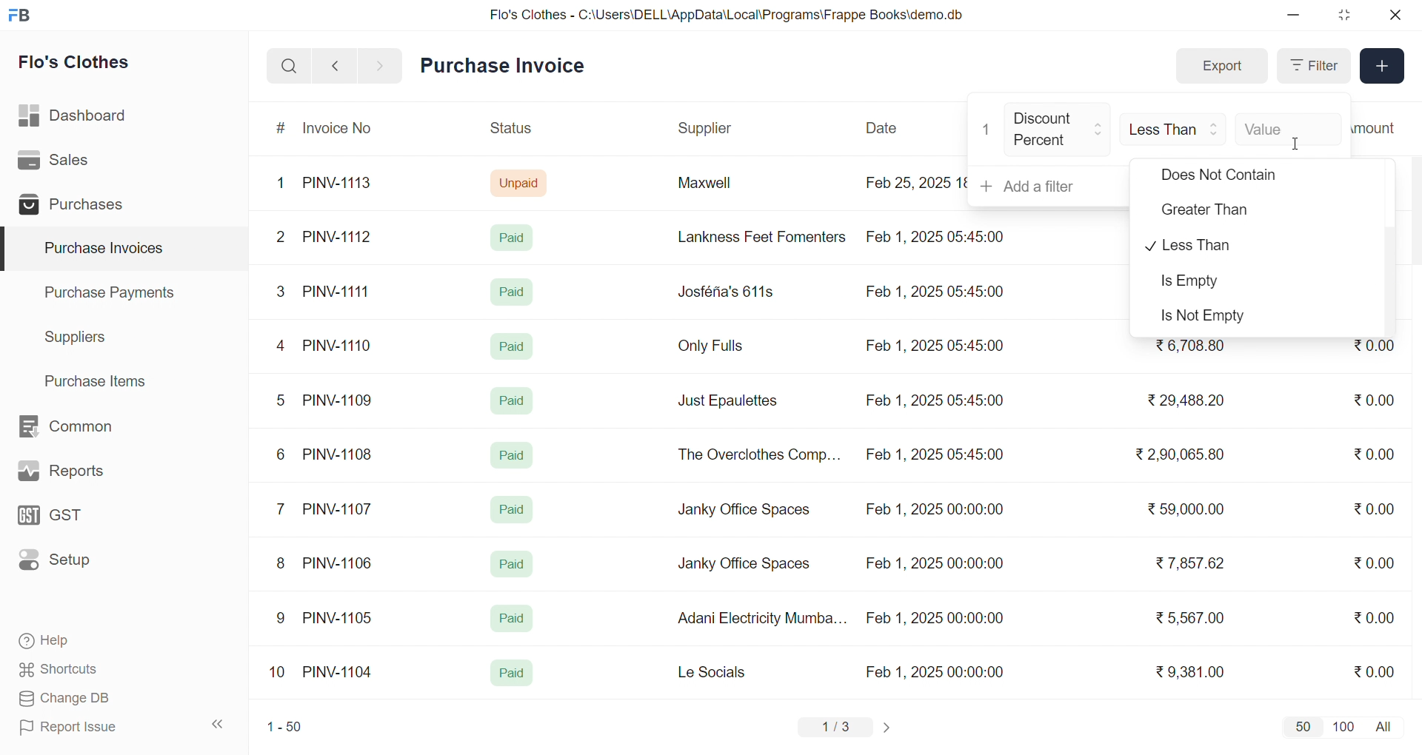 This screenshot has width=1422, height=755. Describe the element at coordinates (77, 118) in the screenshot. I see `Dashboard` at that location.